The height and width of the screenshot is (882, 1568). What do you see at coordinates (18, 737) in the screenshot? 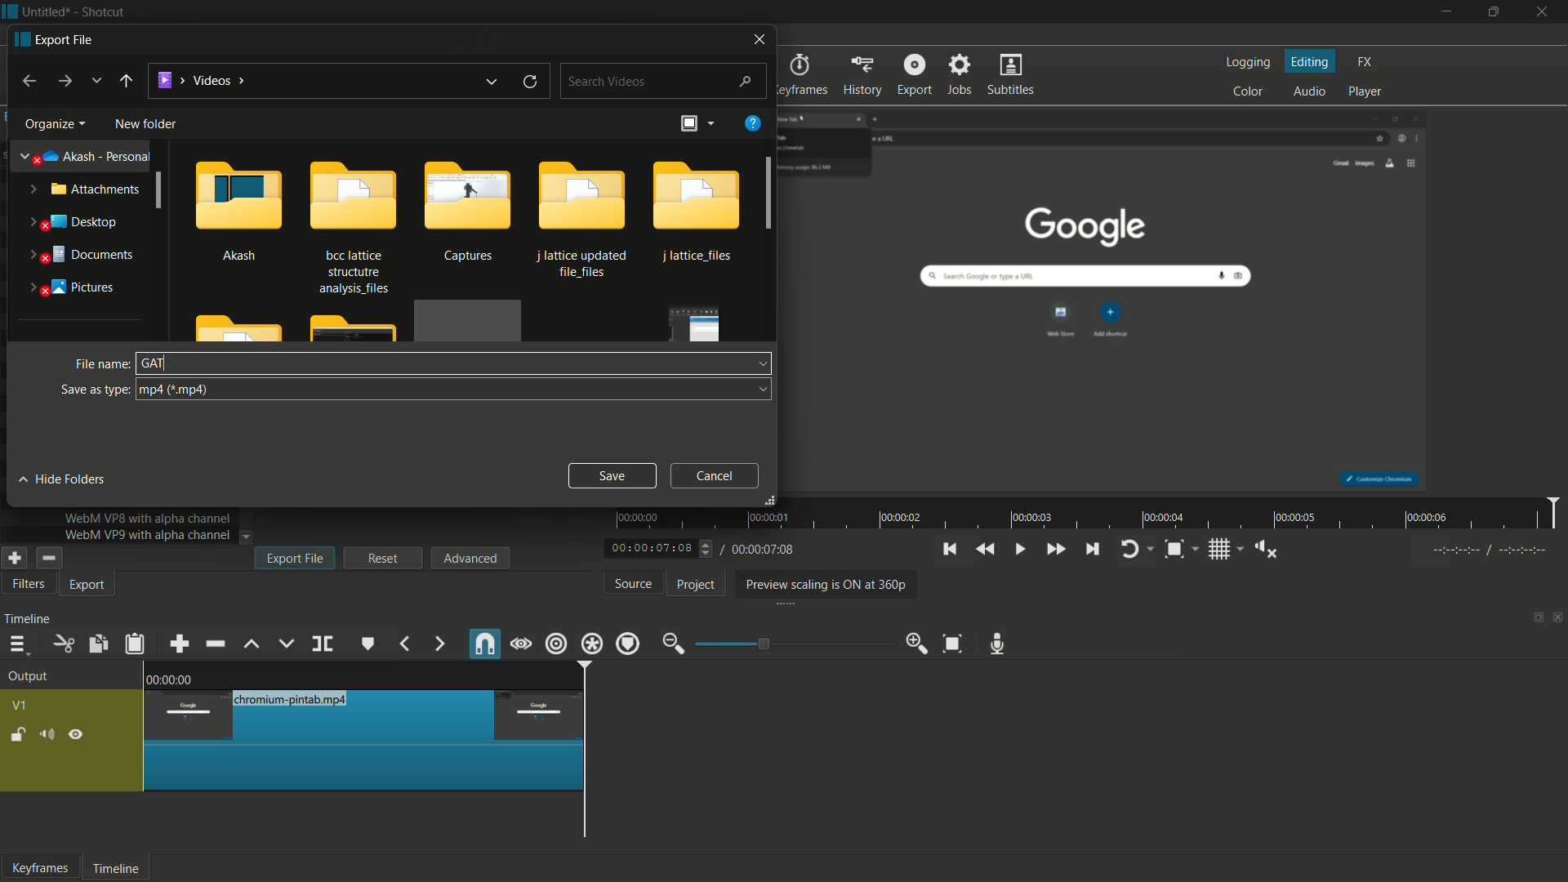
I see `lock` at bounding box center [18, 737].